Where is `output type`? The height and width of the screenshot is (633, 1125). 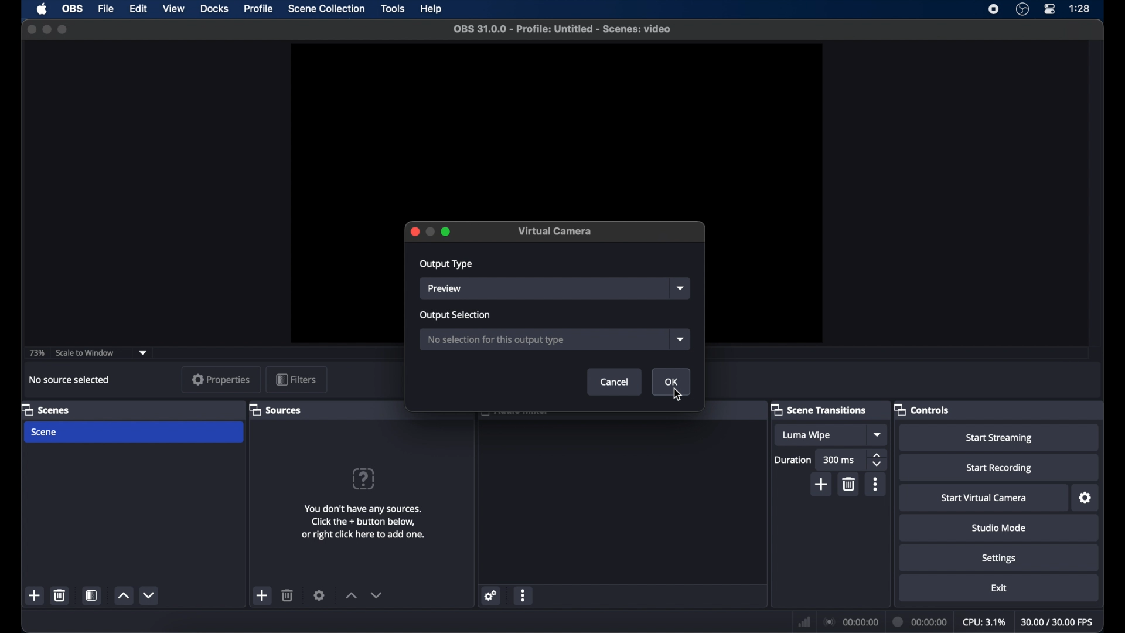
output type is located at coordinates (448, 264).